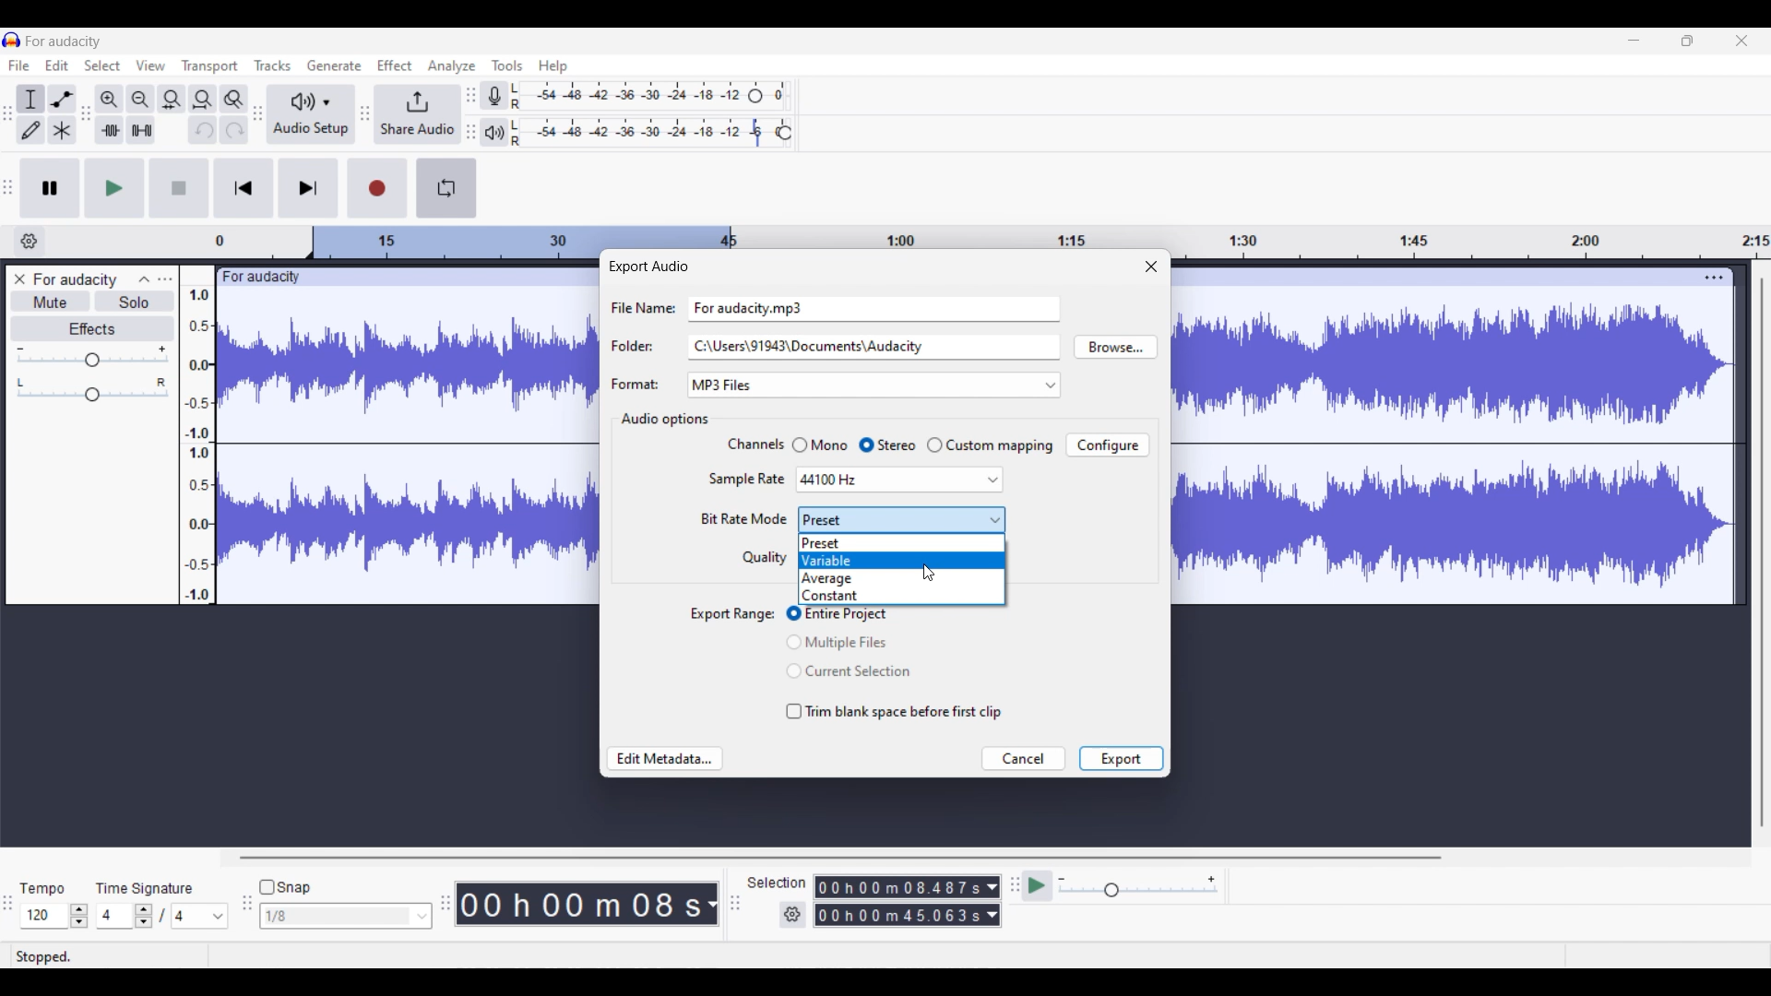 The image size is (1771, 996). I want to click on Format options to choose from, so click(910, 385).